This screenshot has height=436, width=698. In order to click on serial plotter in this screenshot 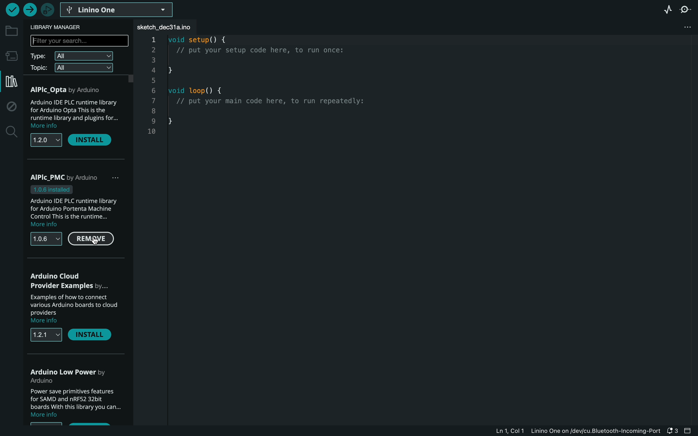, I will do `click(668, 11)`.